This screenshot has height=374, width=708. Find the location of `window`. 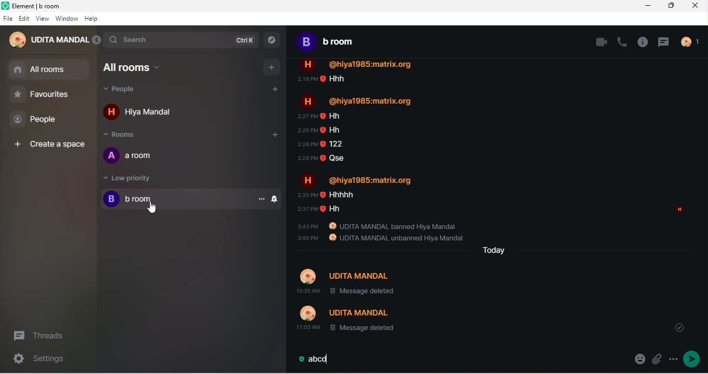

window is located at coordinates (67, 19).